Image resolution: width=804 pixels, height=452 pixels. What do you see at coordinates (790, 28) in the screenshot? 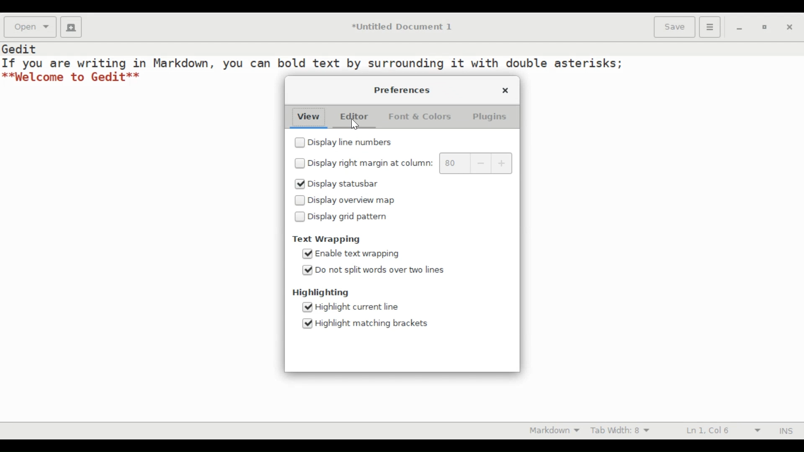
I see `close` at bounding box center [790, 28].